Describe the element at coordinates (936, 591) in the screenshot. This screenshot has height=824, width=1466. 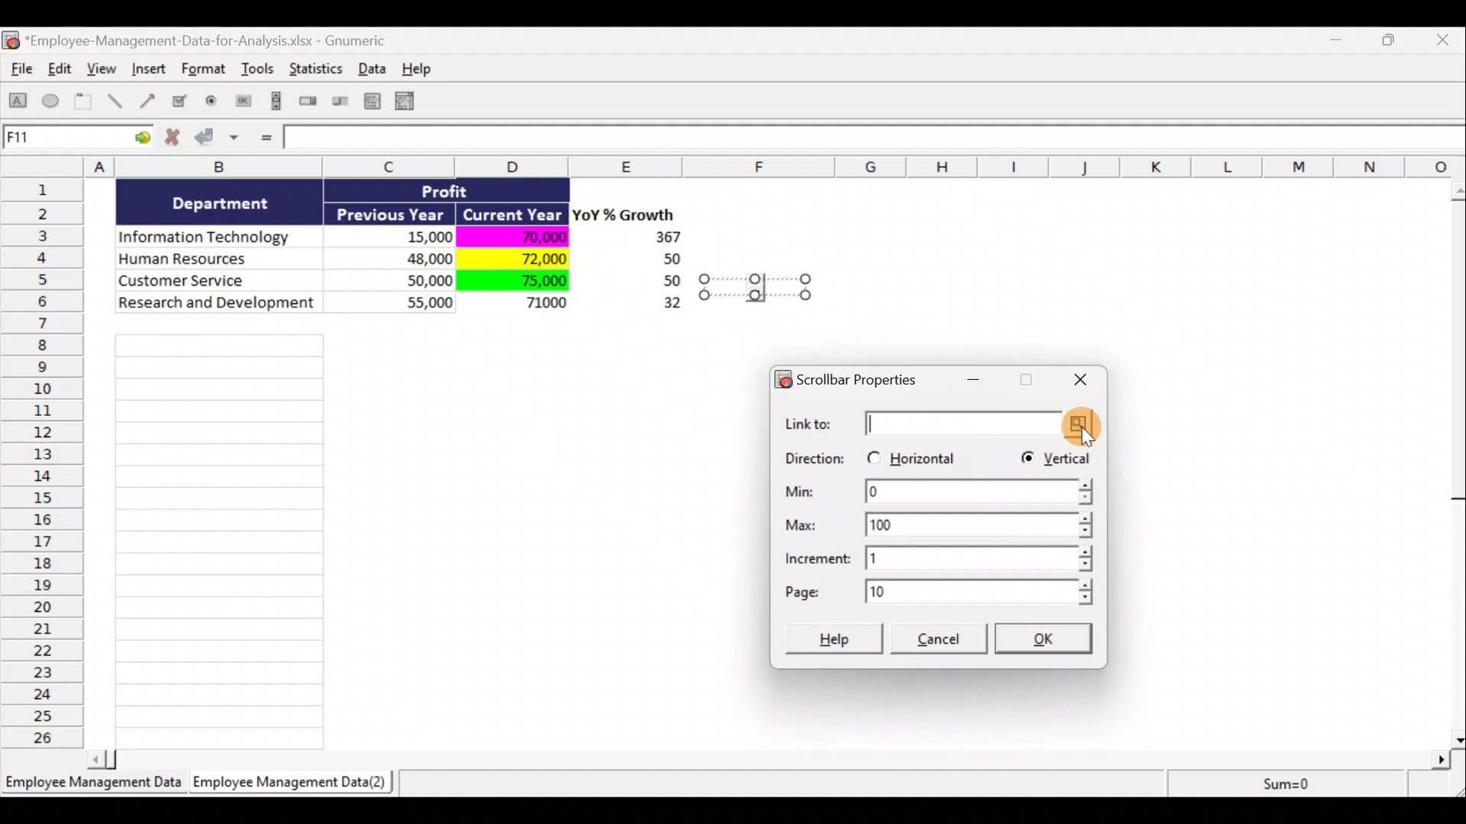
I see `Page` at that location.